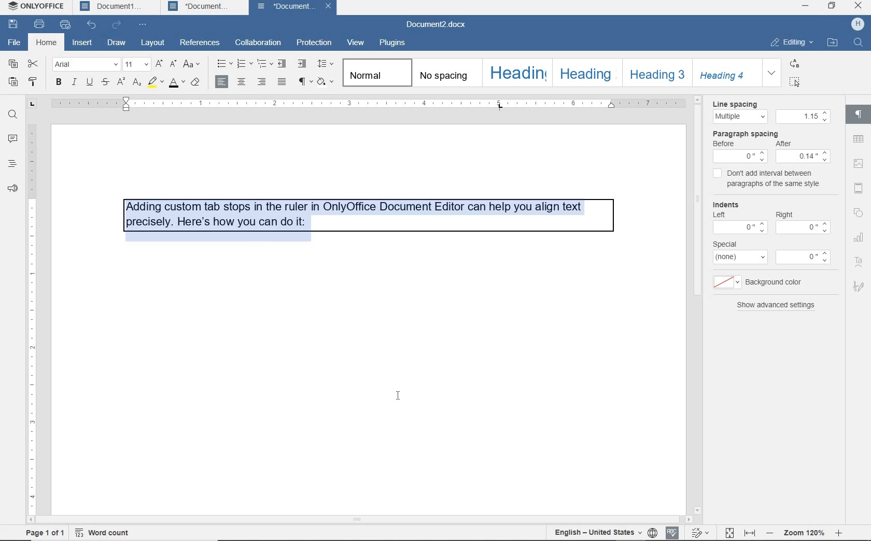 The image size is (871, 541). What do you see at coordinates (155, 83) in the screenshot?
I see `highlight color` at bounding box center [155, 83].